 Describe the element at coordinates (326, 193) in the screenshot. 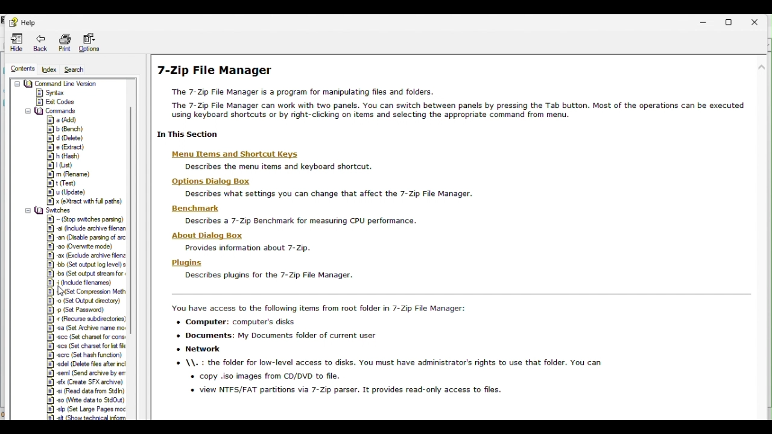

I see `description text` at that location.